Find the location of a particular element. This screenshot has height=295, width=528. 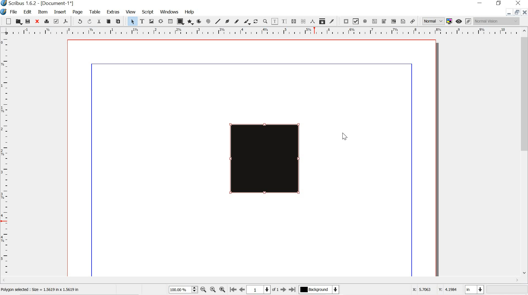

copy item properties is located at coordinates (322, 21).